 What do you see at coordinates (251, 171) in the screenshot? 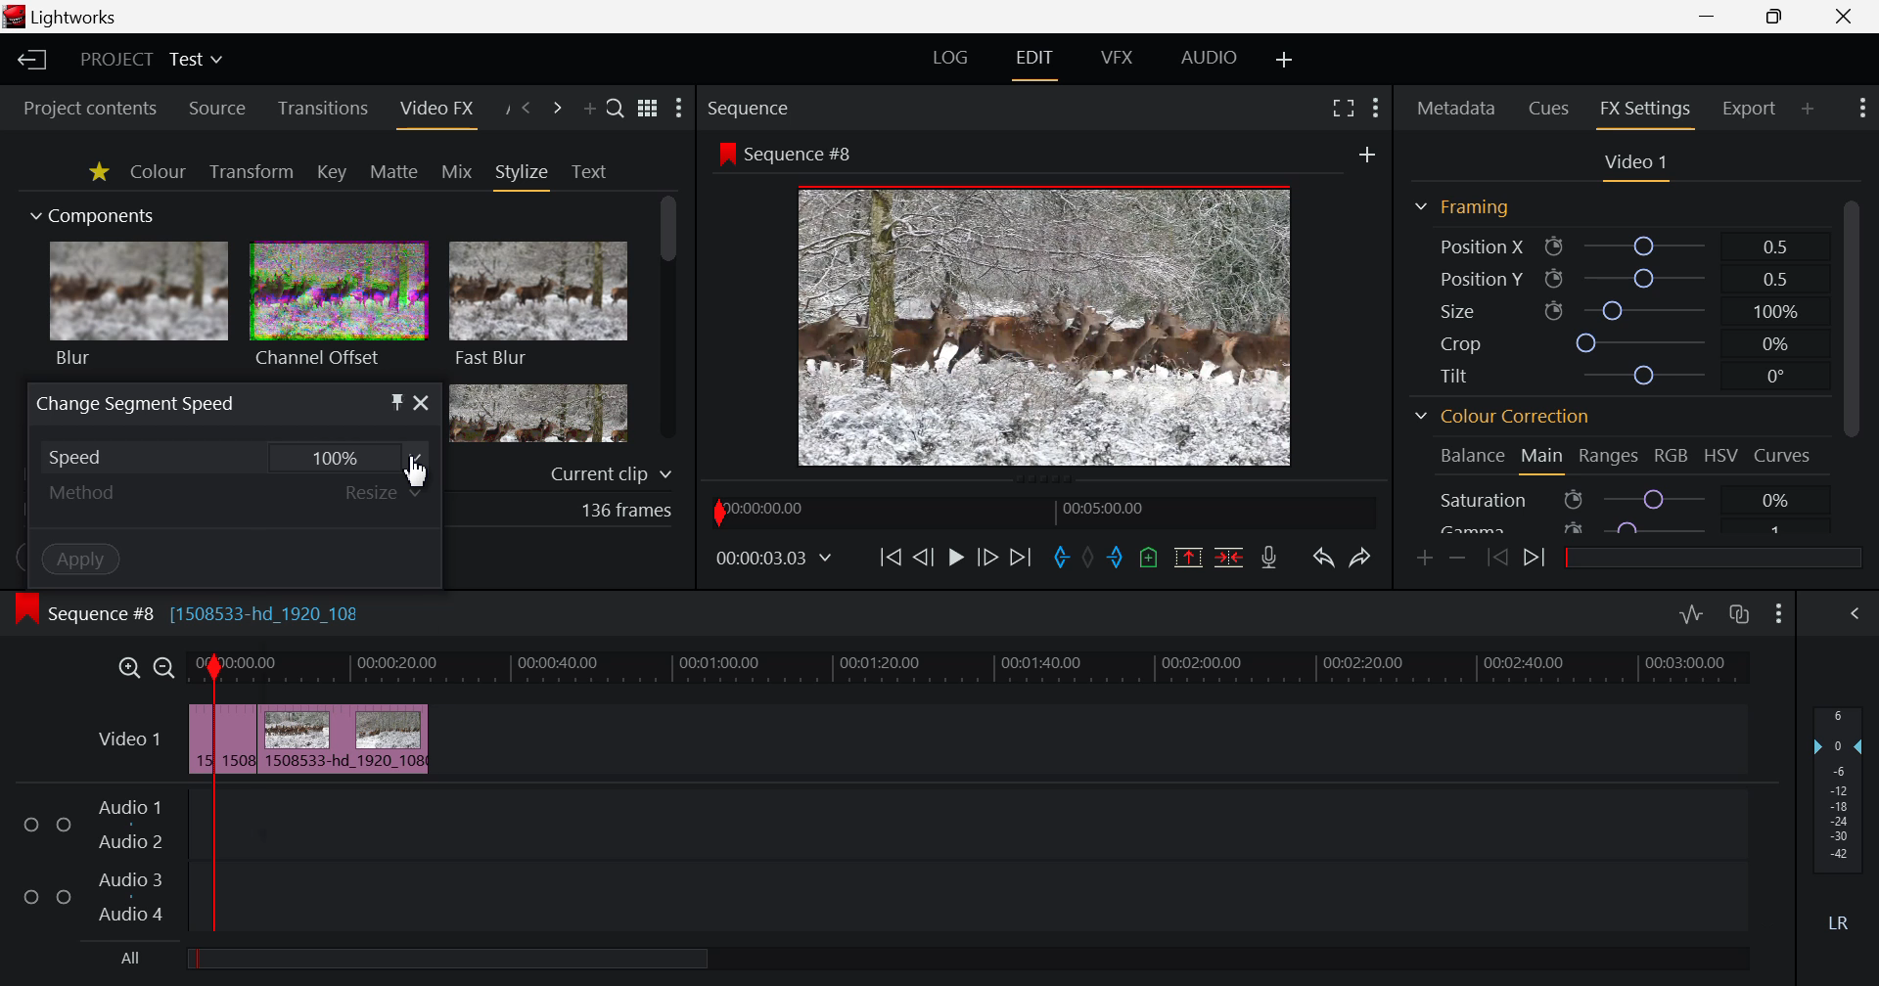
I see `Transform` at bounding box center [251, 171].